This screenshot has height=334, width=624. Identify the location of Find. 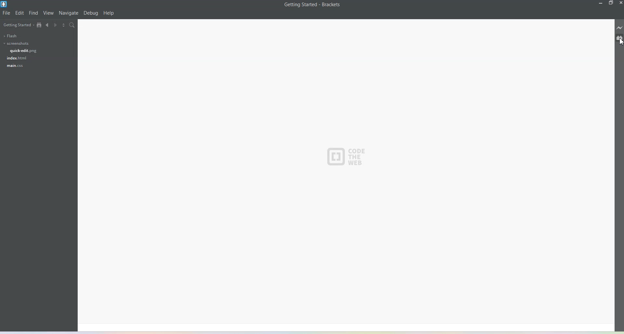
(33, 13).